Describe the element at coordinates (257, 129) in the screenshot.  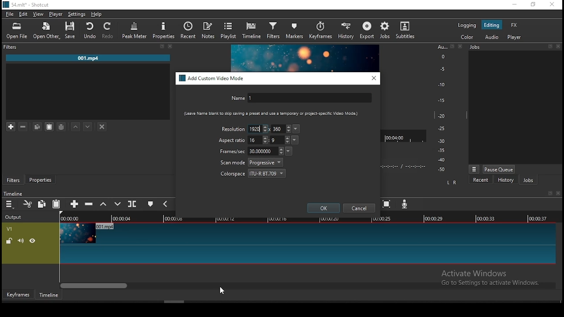
I see `width` at that location.